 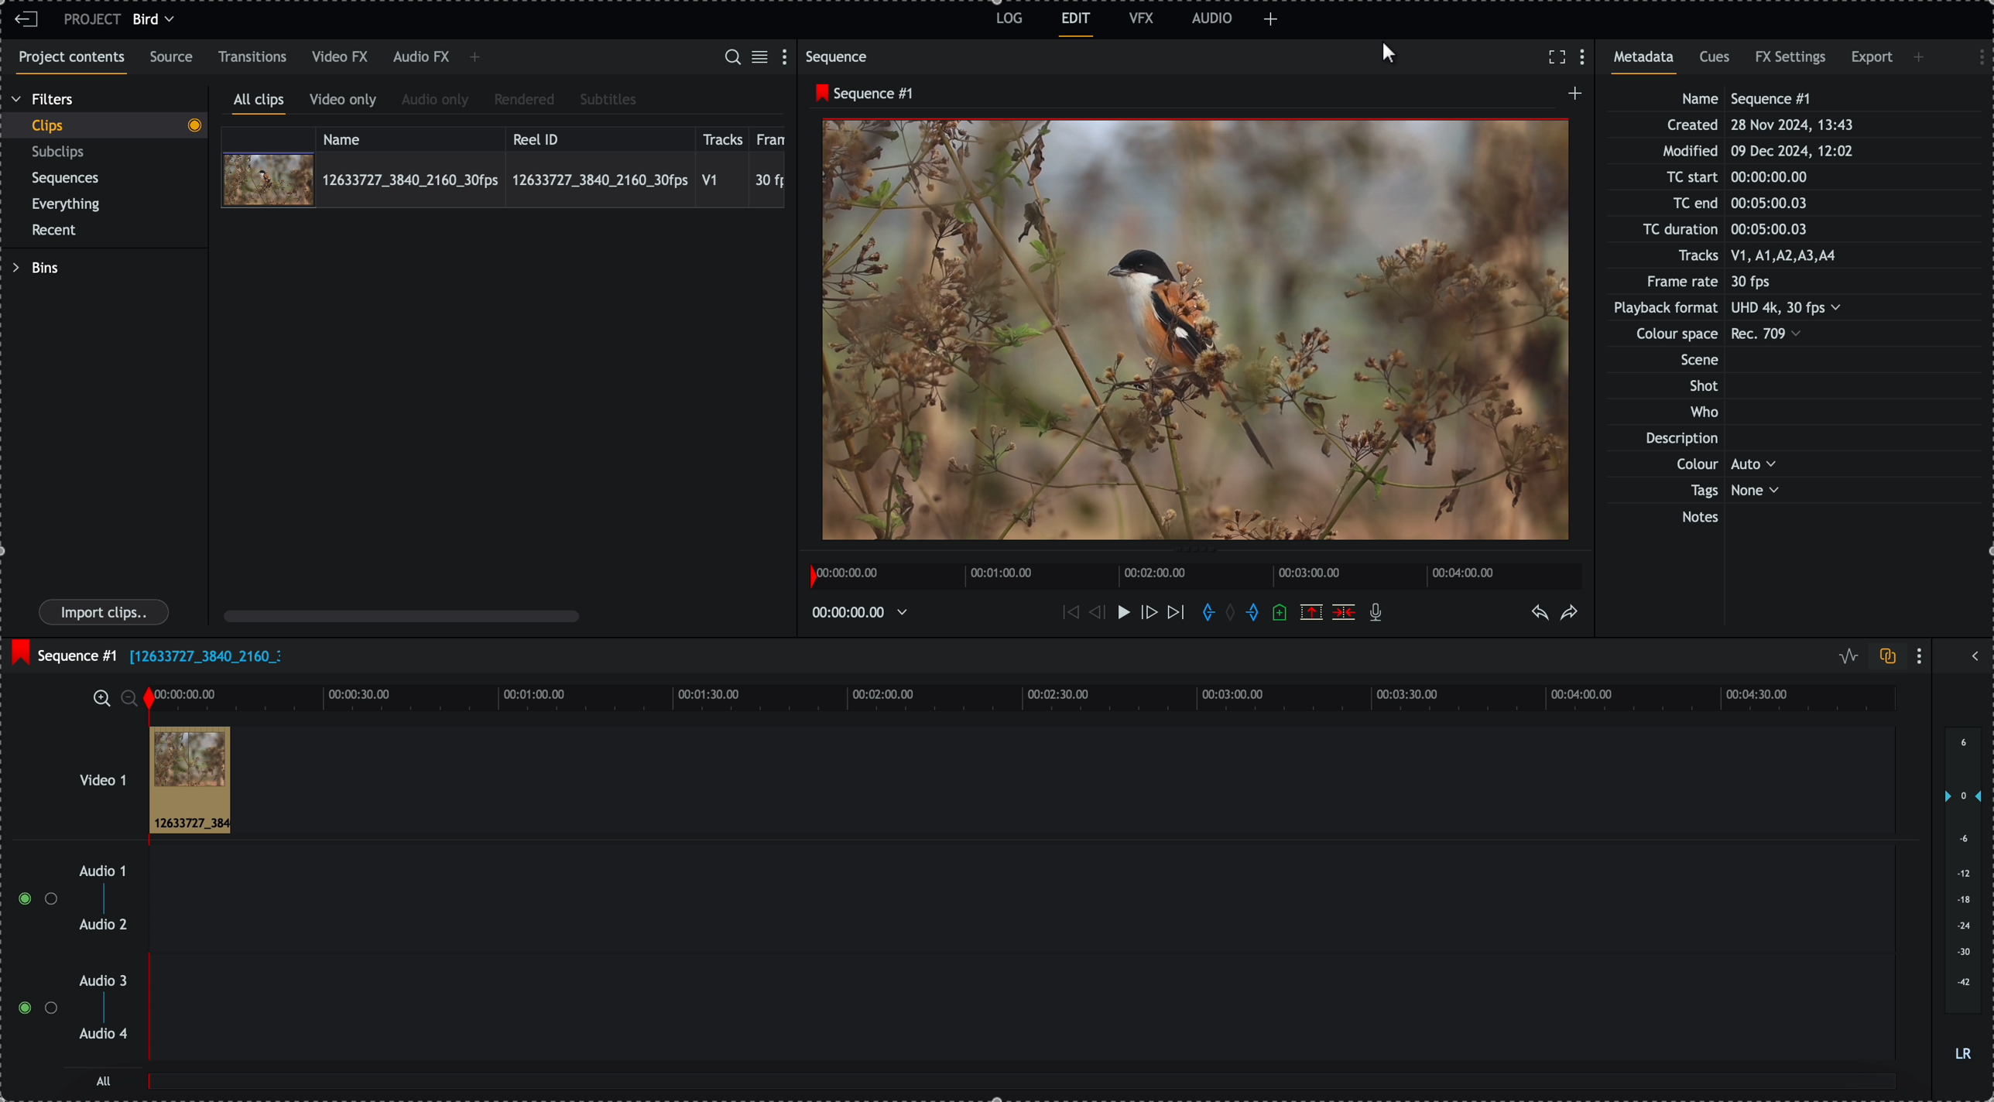 I want to click on add panel, so click(x=1271, y=19).